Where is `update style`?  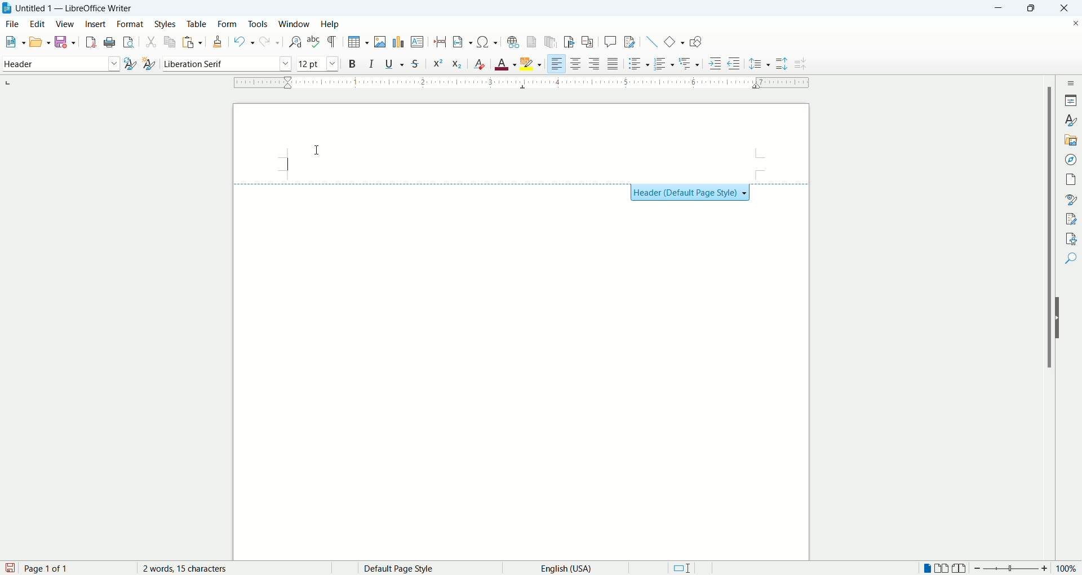
update style is located at coordinates (130, 64).